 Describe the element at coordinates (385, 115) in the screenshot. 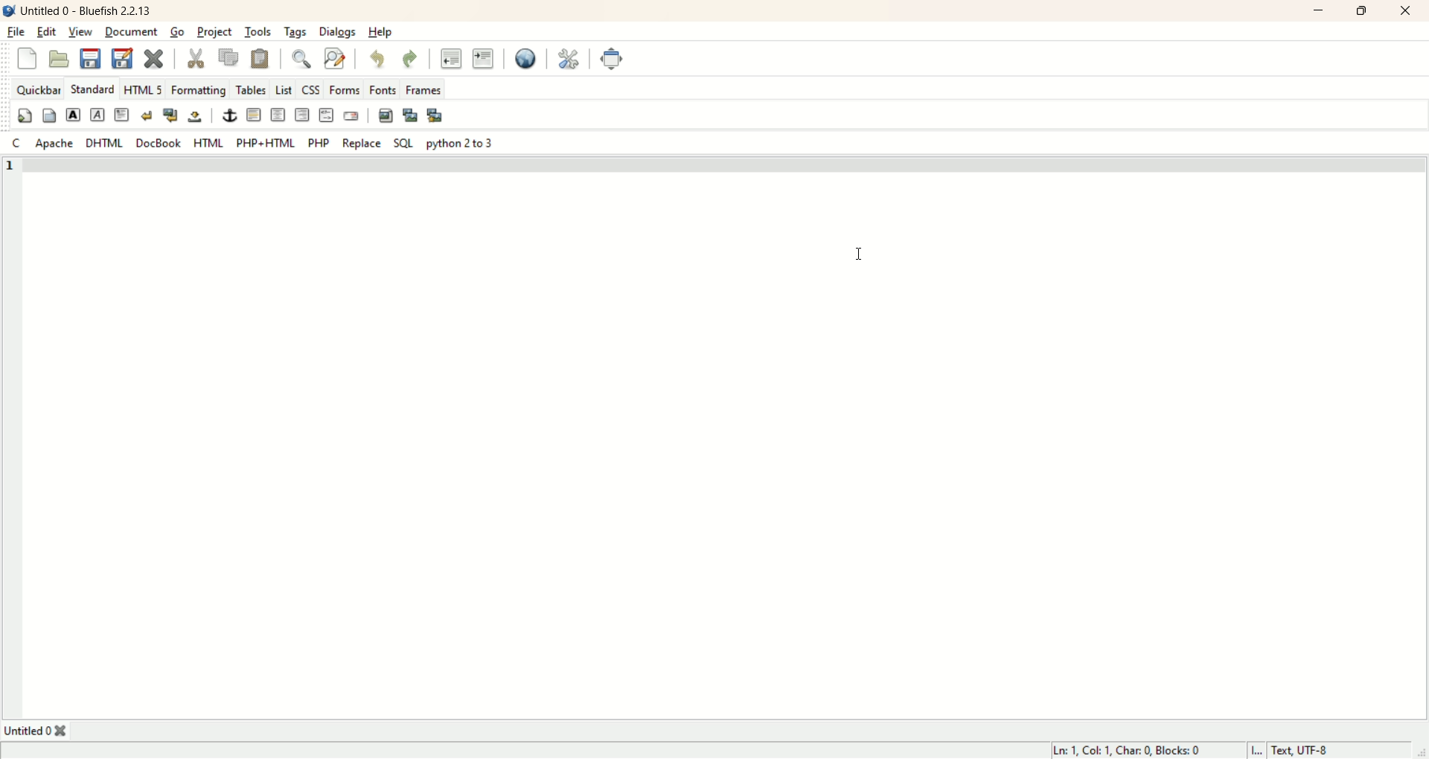

I see `insert image` at that location.